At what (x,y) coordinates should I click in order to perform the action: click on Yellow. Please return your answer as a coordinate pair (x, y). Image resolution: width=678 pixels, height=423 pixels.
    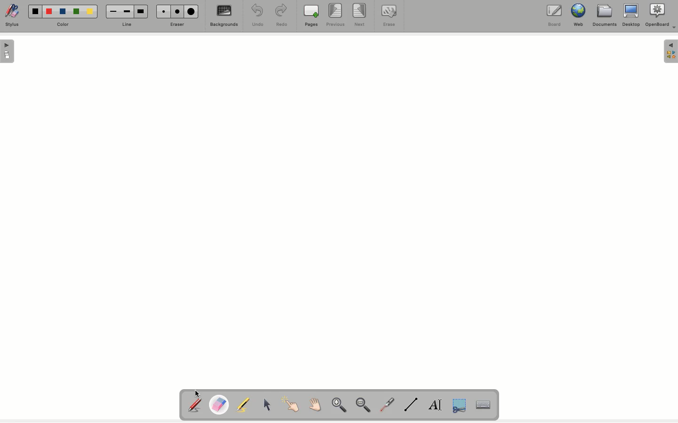
    Looking at the image, I should click on (91, 13).